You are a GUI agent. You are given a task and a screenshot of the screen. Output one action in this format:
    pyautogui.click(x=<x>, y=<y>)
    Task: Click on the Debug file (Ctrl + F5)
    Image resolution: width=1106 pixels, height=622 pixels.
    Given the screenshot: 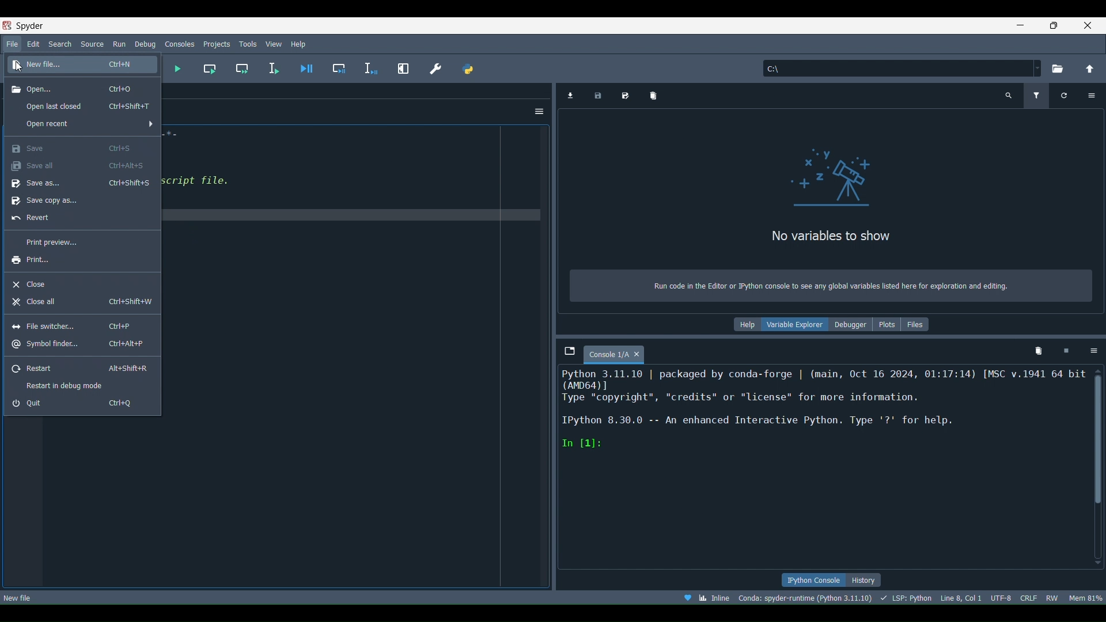 What is the action you would take?
    pyautogui.click(x=302, y=69)
    